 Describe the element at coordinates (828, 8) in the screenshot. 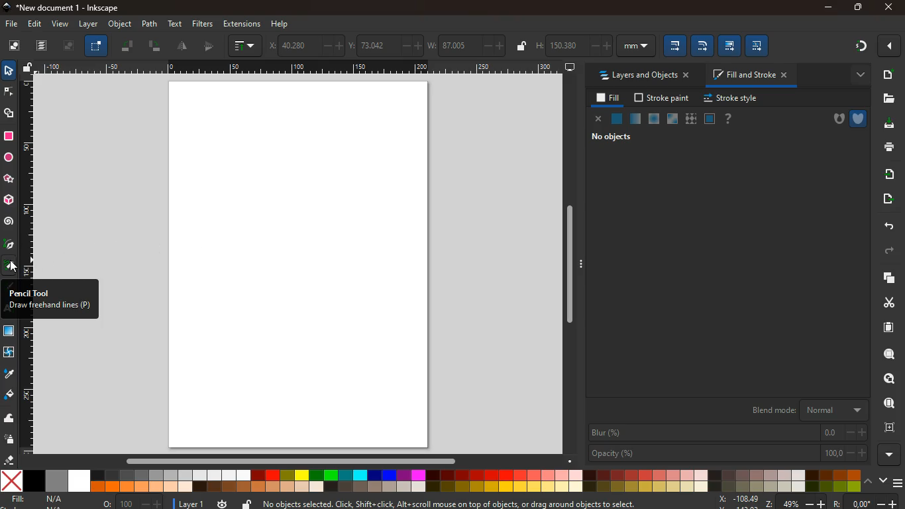

I see `minimize` at that location.